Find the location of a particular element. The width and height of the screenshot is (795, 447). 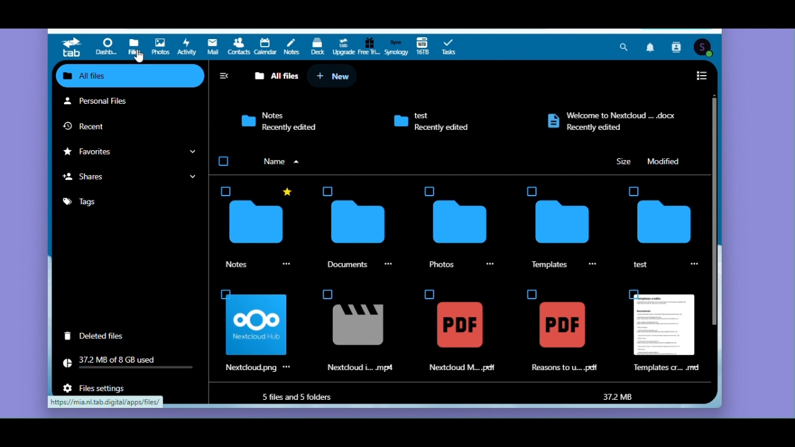

photos is located at coordinates (466, 225).